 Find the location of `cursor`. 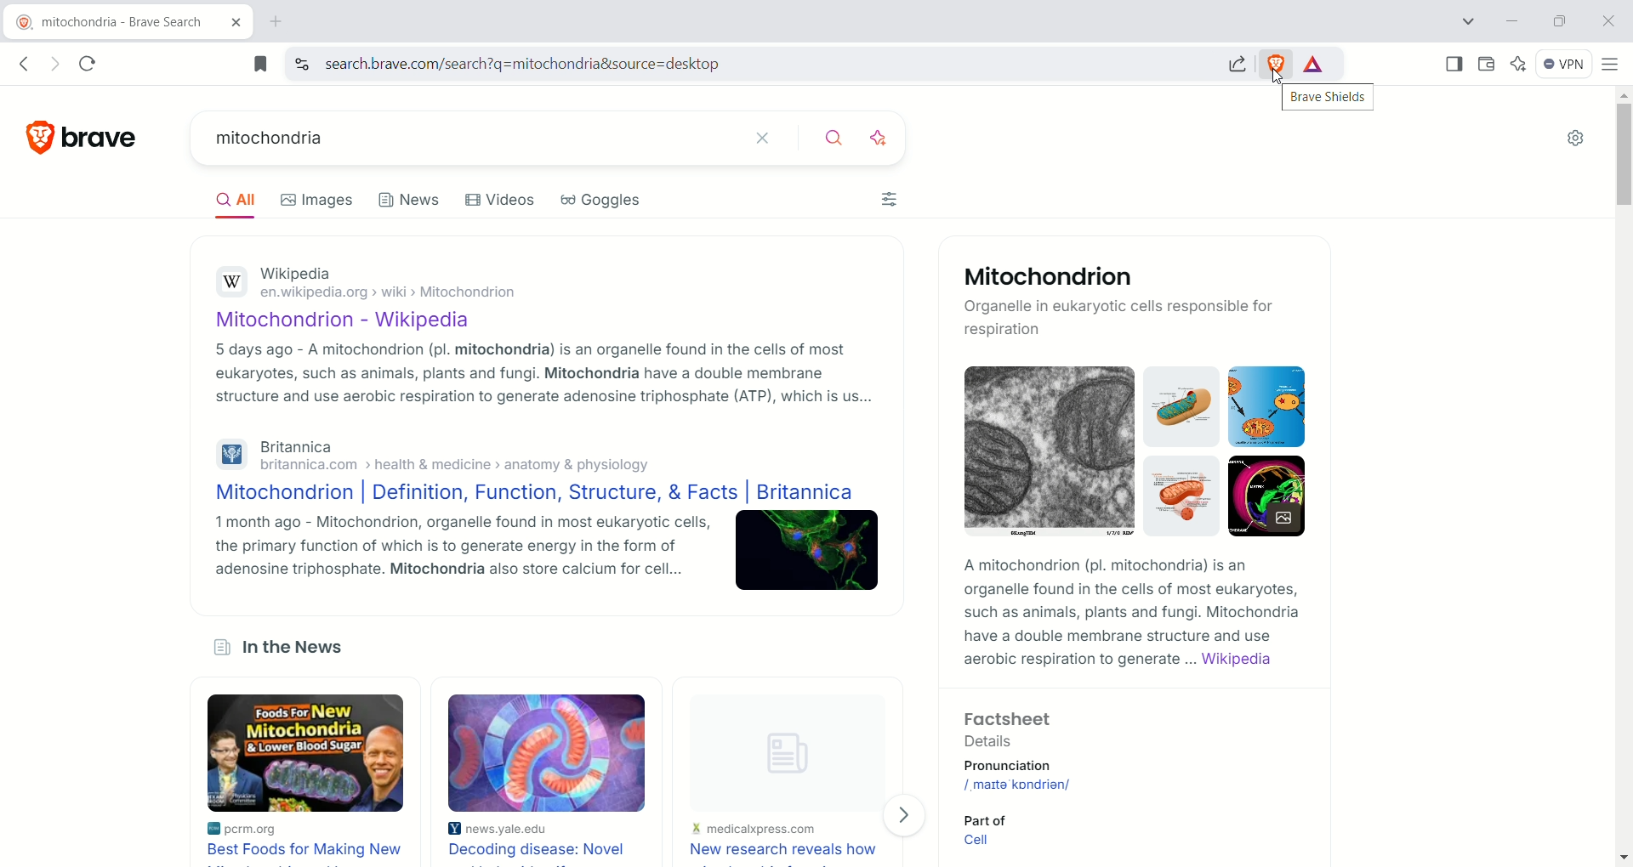

cursor is located at coordinates (1278, 77).